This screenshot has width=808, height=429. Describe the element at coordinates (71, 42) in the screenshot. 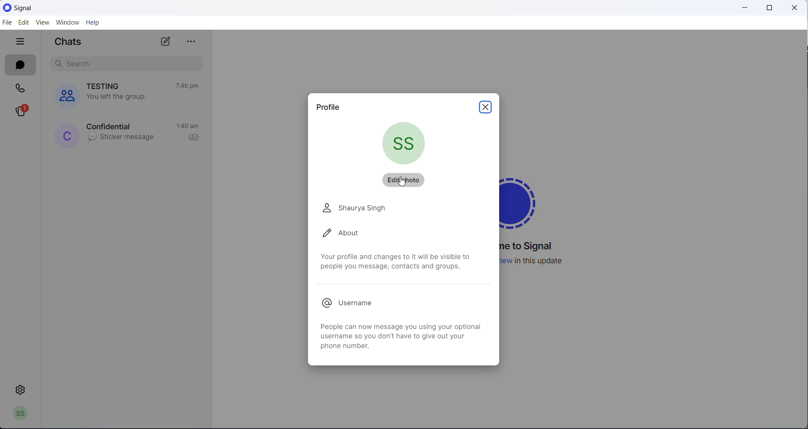

I see `chats heading` at that location.